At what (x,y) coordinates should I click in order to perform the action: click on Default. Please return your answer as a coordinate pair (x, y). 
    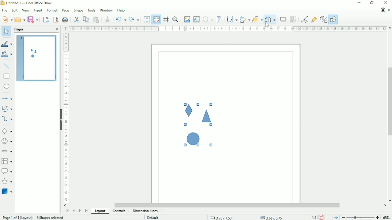
    Looking at the image, I should click on (153, 217).